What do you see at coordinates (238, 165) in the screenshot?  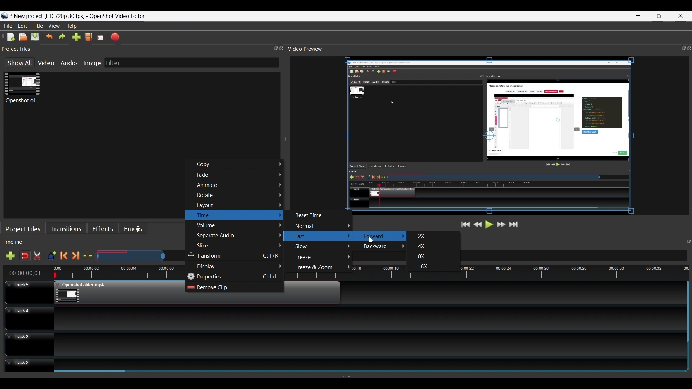 I see `Copy` at bounding box center [238, 165].